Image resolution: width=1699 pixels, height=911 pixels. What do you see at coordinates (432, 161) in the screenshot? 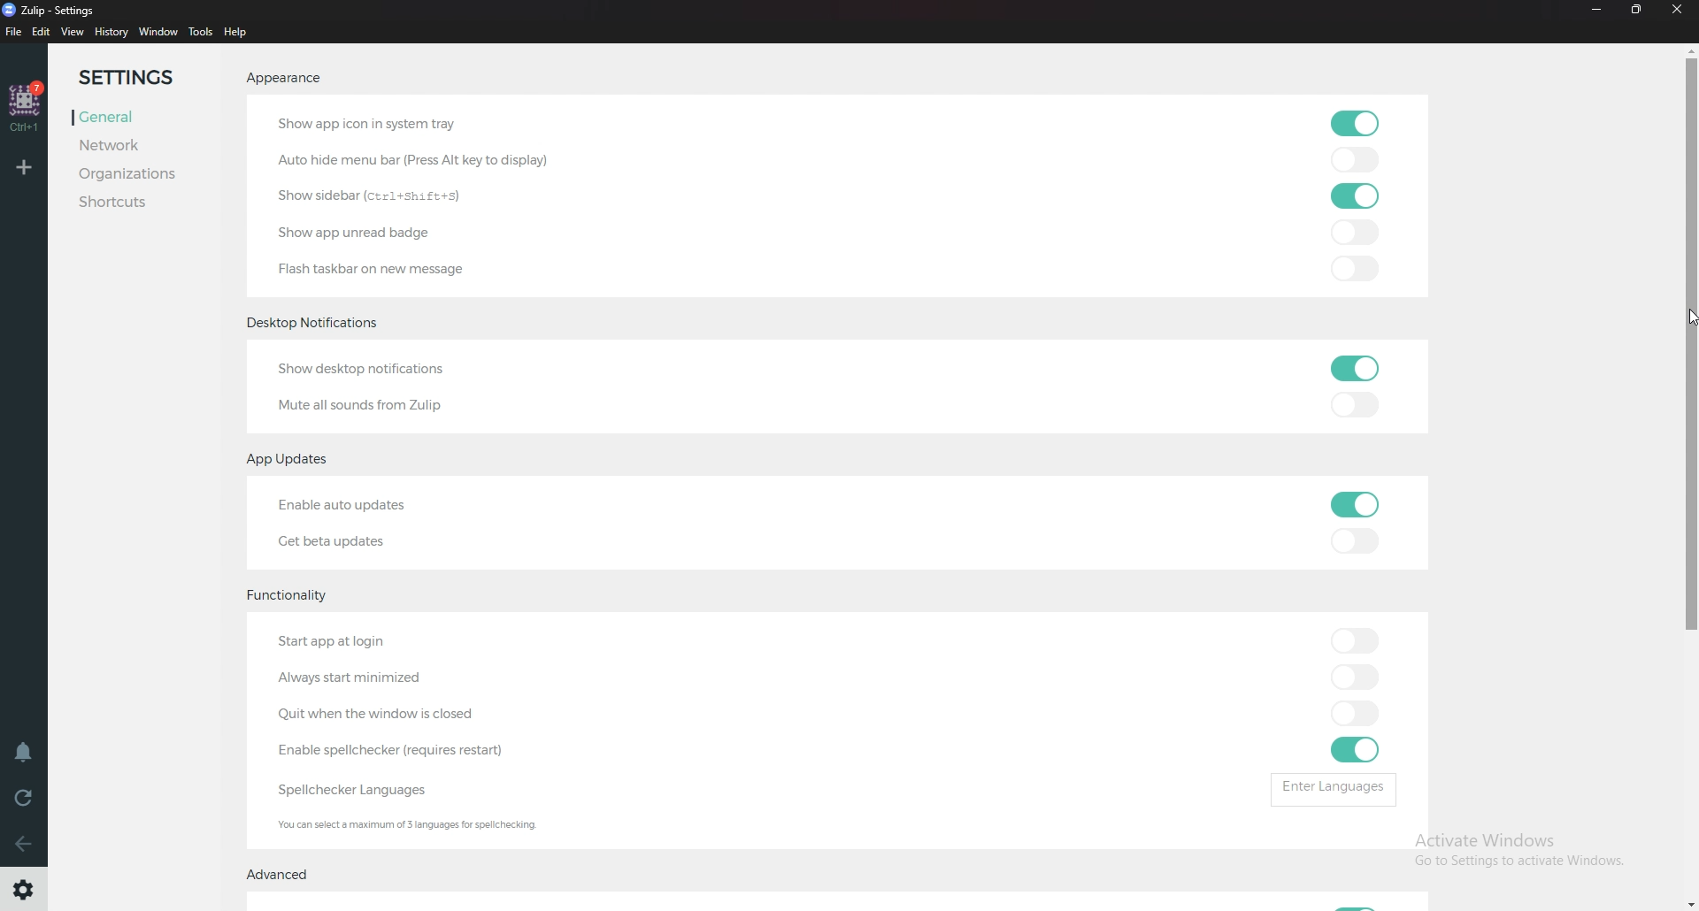
I see `auto hide menu bar` at bounding box center [432, 161].